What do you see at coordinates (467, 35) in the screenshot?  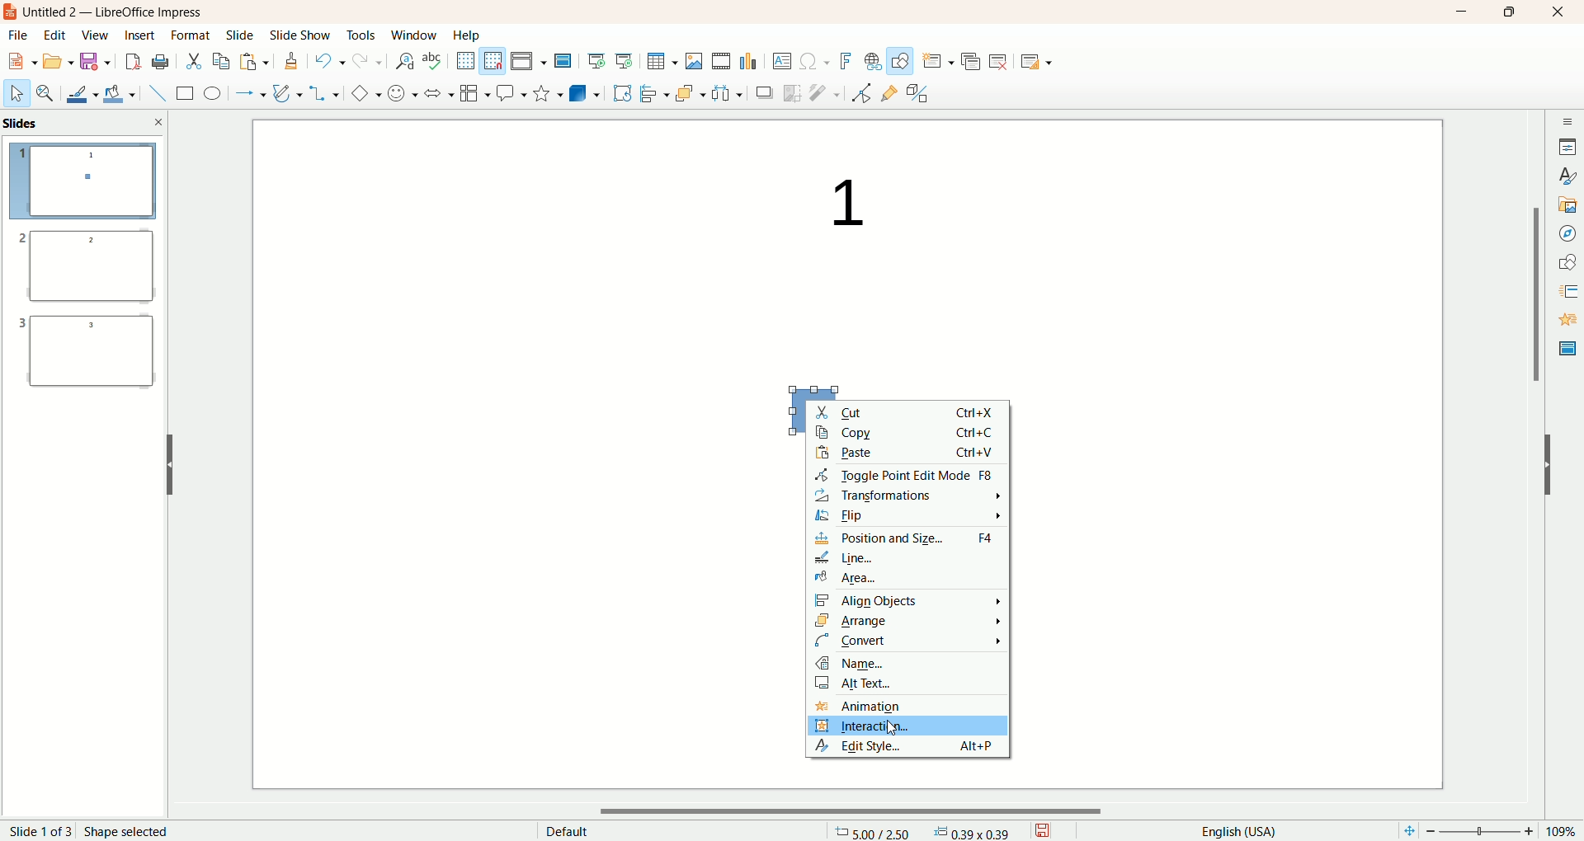 I see `help` at bounding box center [467, 35].